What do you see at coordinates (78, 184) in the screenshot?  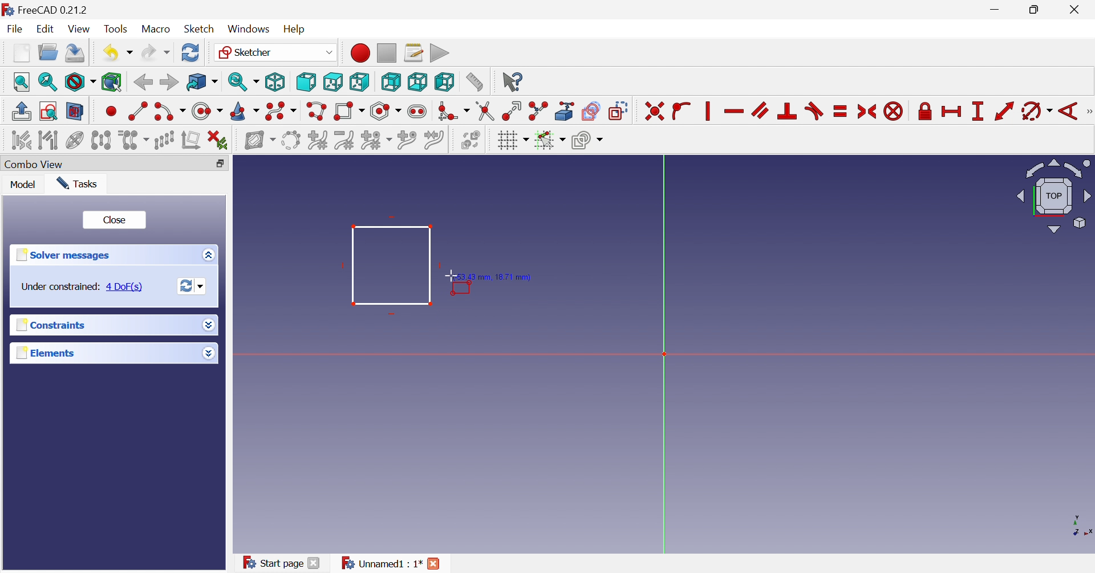 I see `Tasks` at bounding box center [78, 184].